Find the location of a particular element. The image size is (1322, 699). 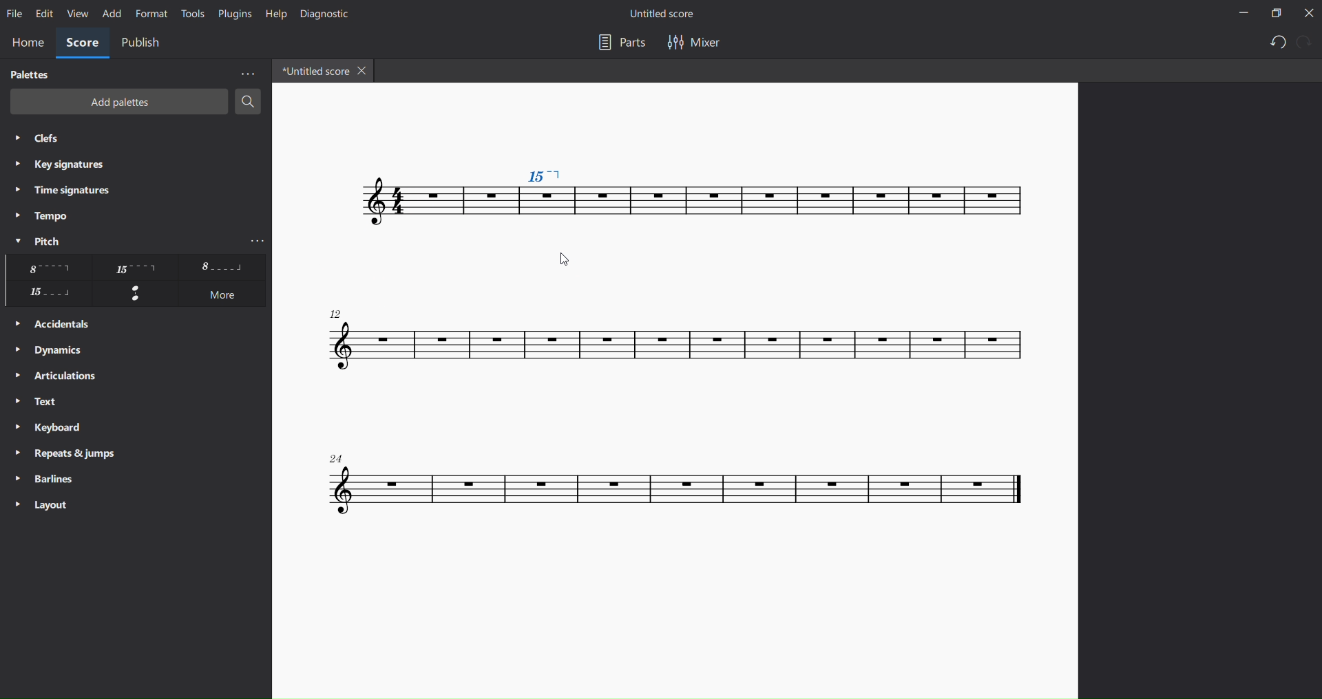

add is located at coordinates (109, 13).